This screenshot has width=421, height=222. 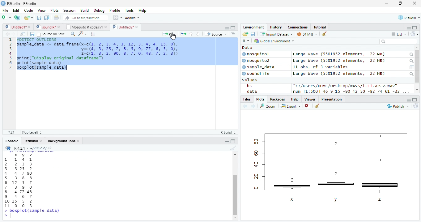 I want to click on minimize, so click(x=226, y=141).